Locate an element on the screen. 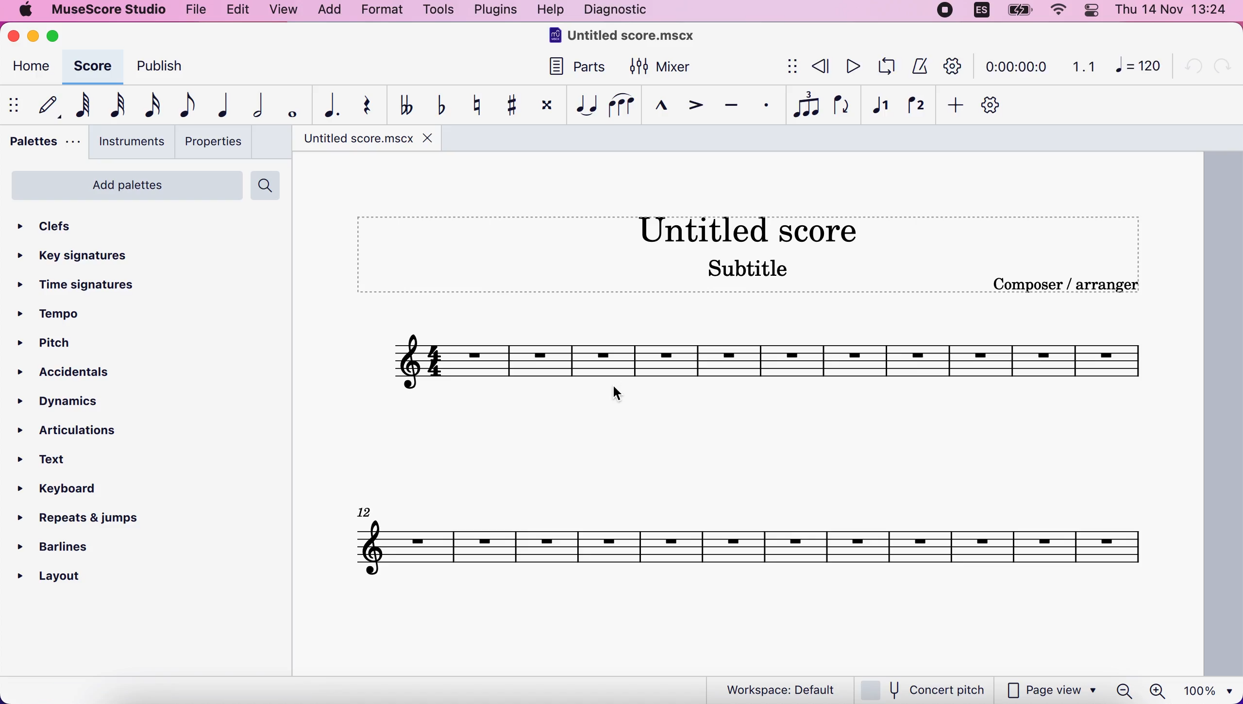 The height and width of the screenshot is (704, 1243). marccato is located at coordinates (657, 106).